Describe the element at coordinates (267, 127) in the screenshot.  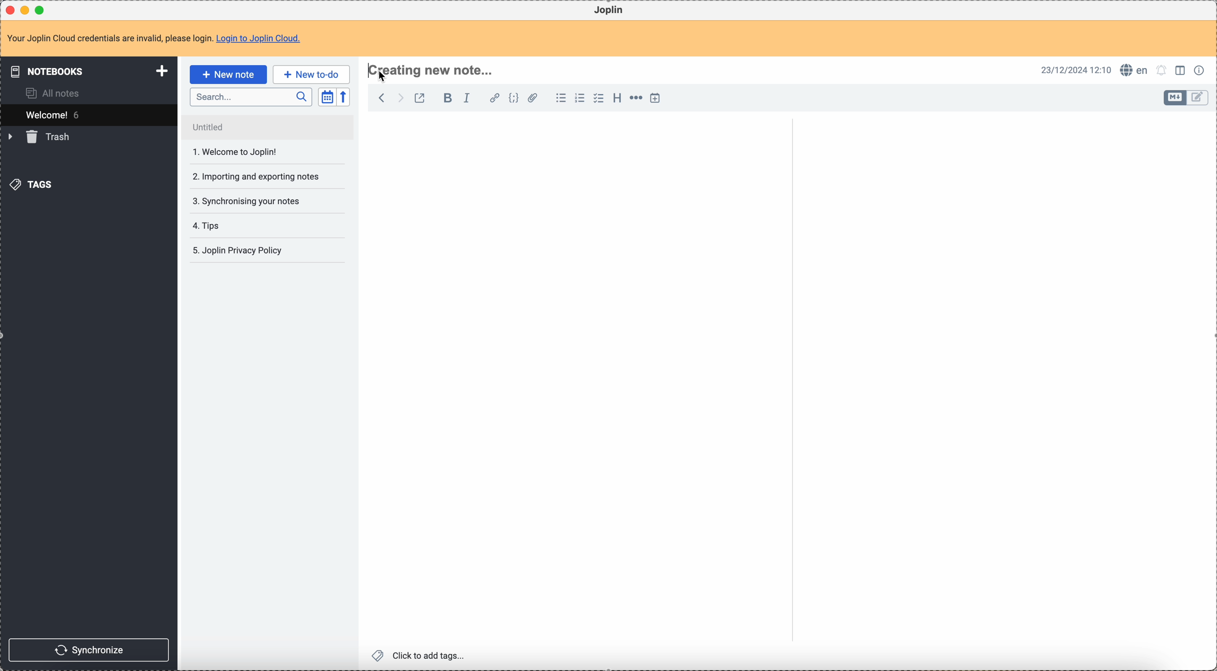
I see `untitled note` at that location.